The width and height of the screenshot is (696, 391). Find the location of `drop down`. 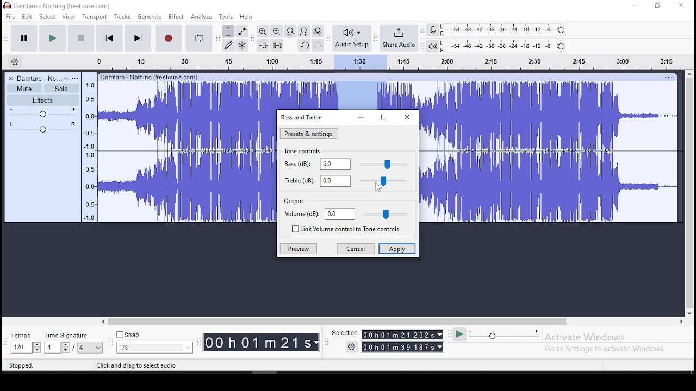

drop down is located at coordinates (439, 335).